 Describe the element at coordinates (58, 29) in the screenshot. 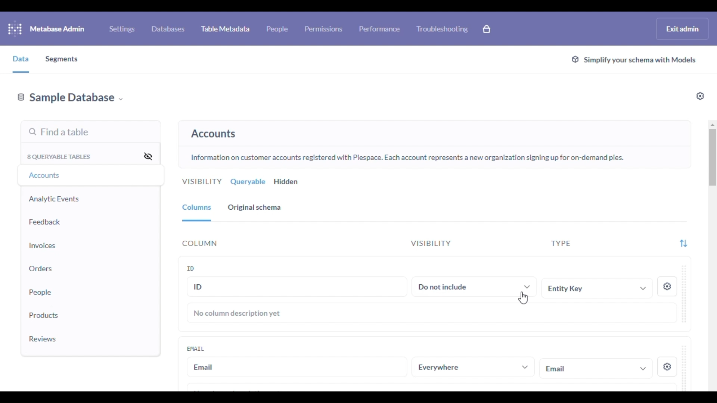

I see `metabase admin` at that location.